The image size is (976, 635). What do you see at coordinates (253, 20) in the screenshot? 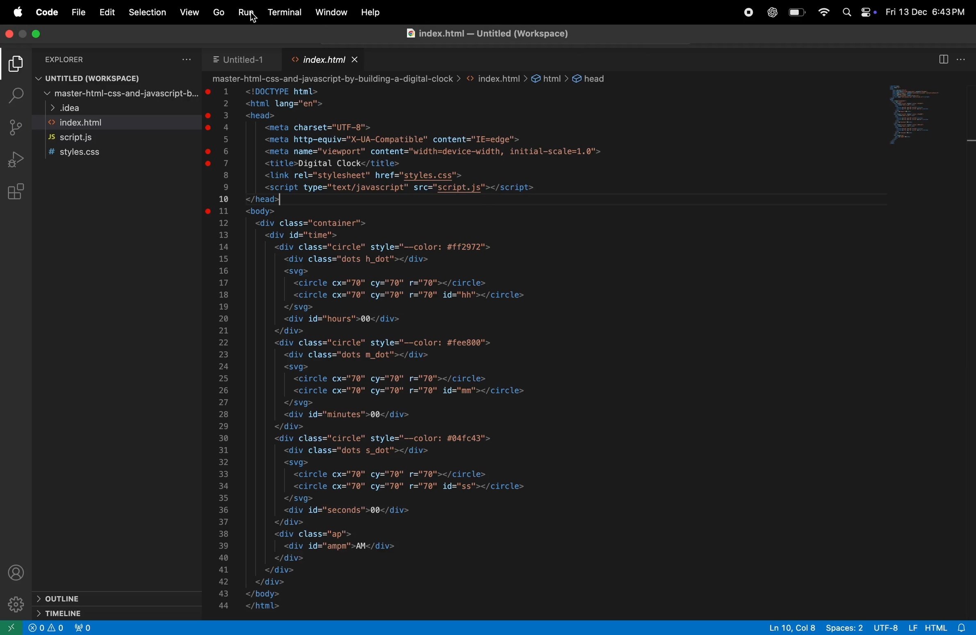
I see `cursor` at bounding box center [253, 20].